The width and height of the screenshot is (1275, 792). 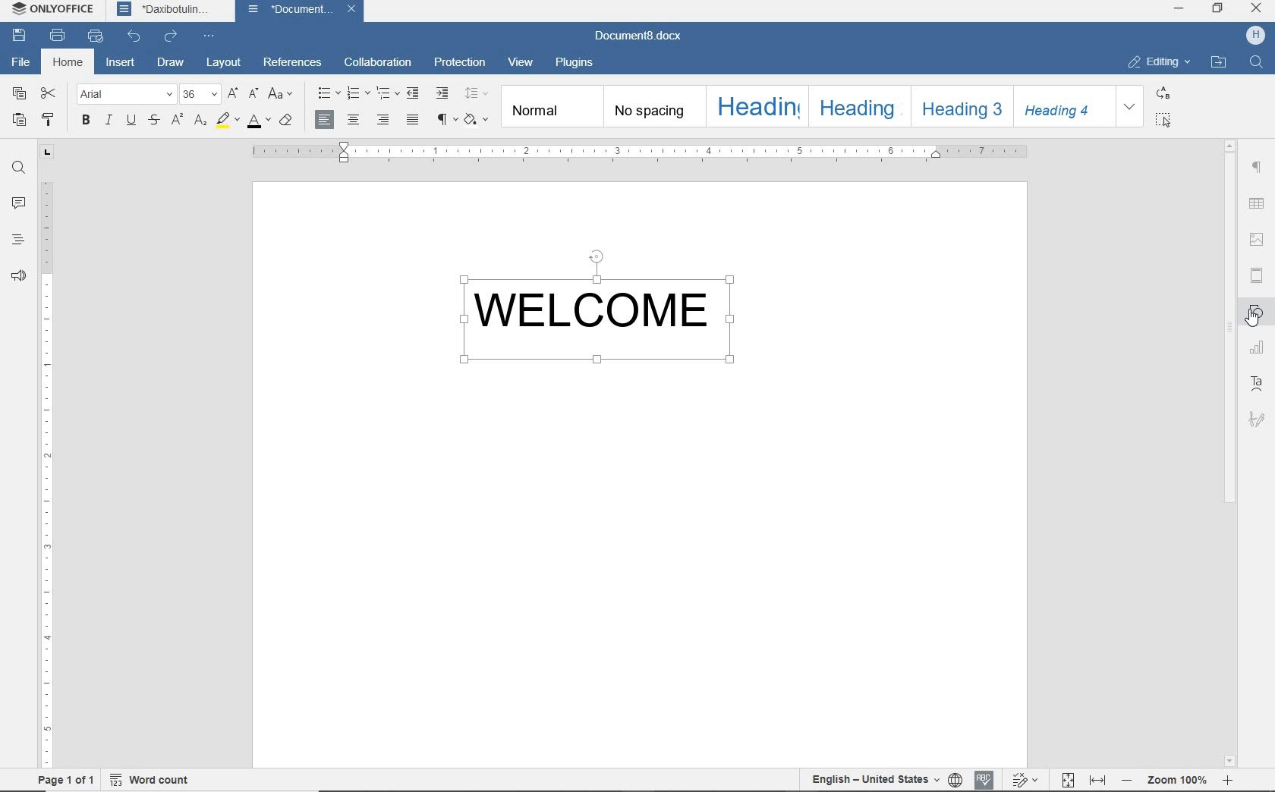 What do you see at coordinates (21, 62) in the screenshot?
I see `FILE` at bounding box center [21, 62].